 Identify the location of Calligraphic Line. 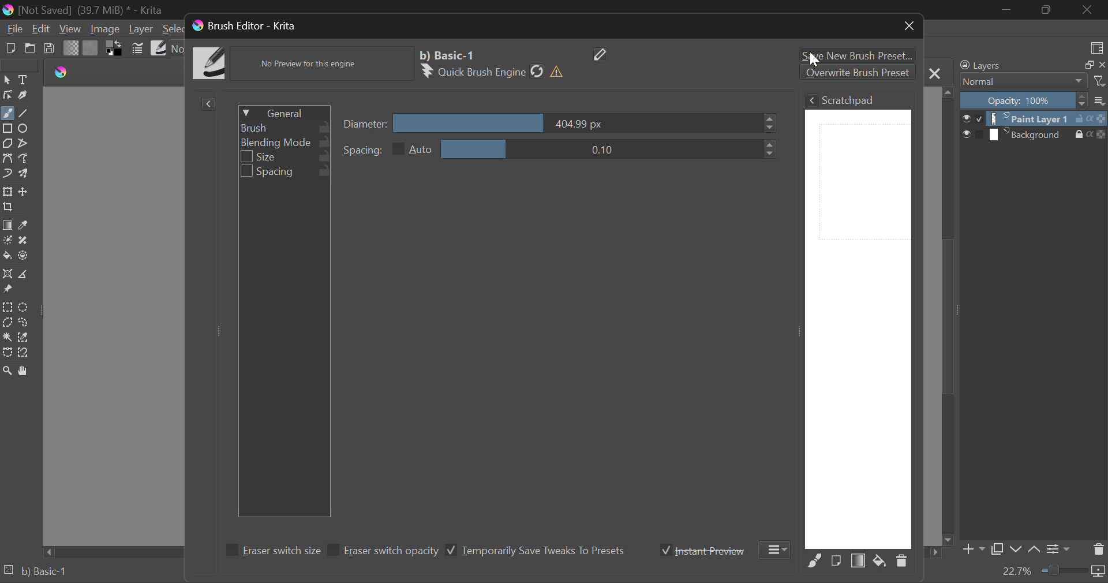
(22, 95).